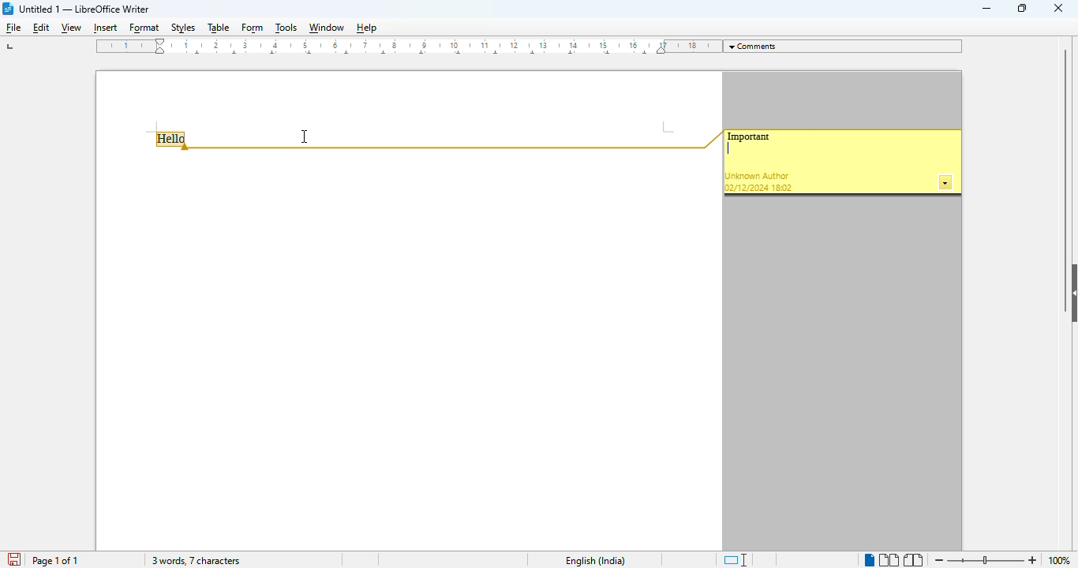  I want to click on format, so click(145, 29).